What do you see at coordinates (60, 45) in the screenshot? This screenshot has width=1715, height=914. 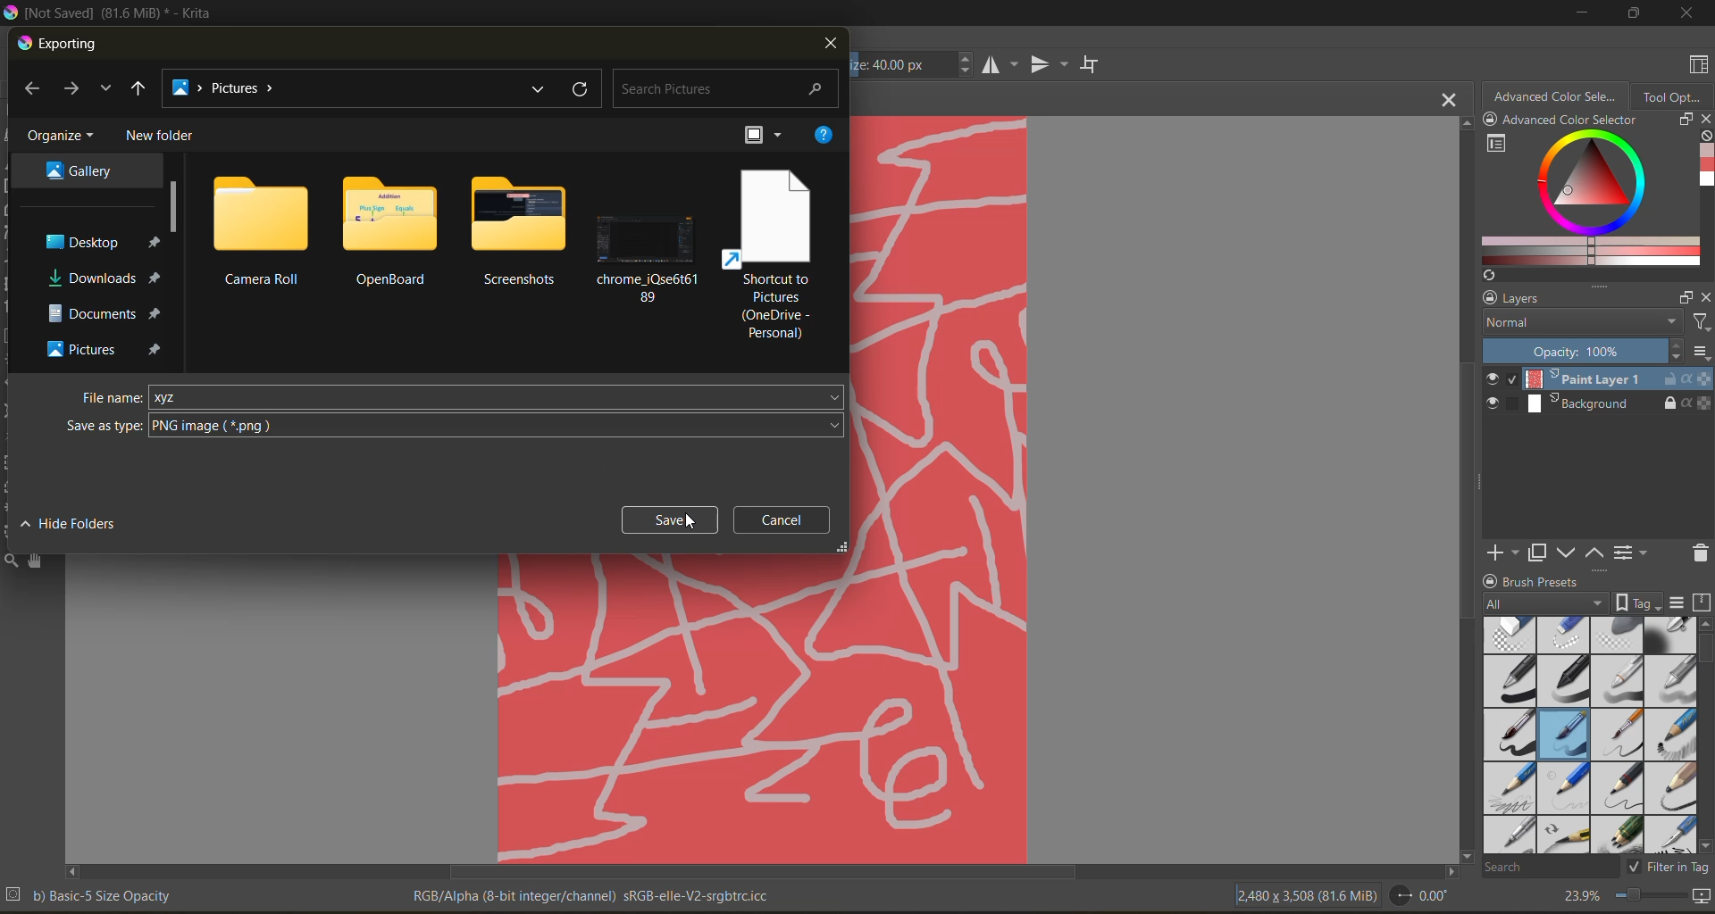 I see `exporting` at bounding box center [60, 45].